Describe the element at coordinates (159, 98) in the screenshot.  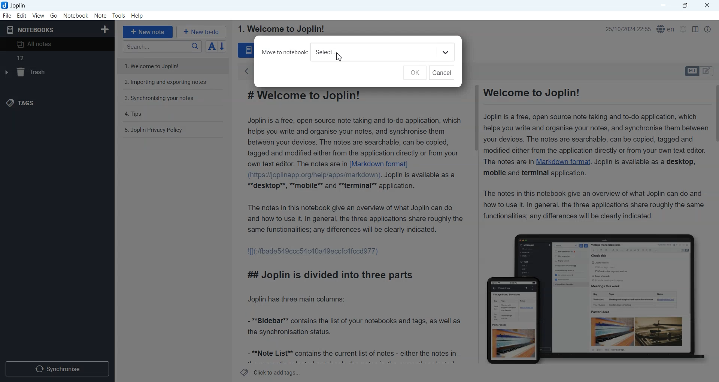
I see `3. Synchronising your notes` at that location.